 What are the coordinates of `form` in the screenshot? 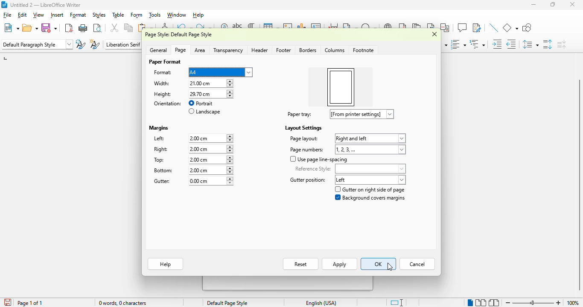 It's located at (136, 15).